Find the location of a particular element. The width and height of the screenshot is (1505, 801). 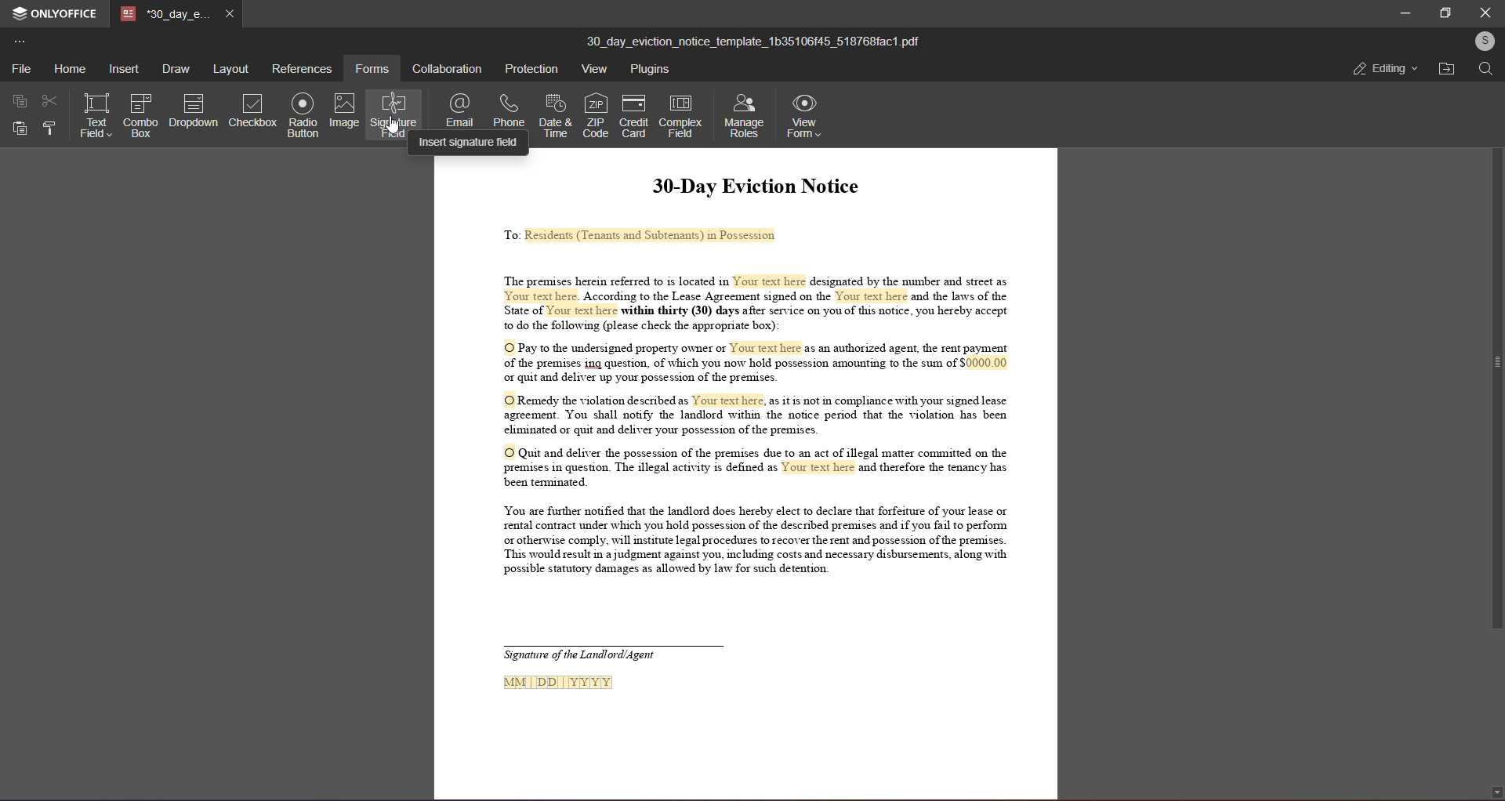

home is located at coordinates (69, 68).